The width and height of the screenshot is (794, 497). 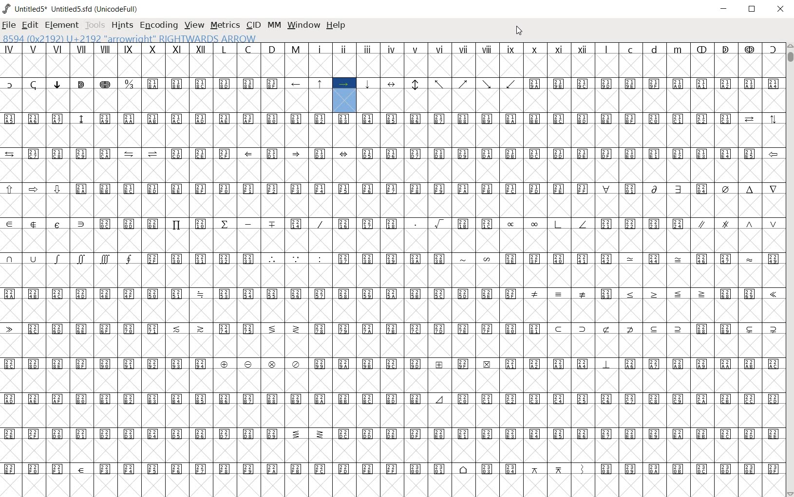 What do you see at coordinates (724, 9) in the screenshot?
I see `MINIMIZE` at bounding box center [724, 9].